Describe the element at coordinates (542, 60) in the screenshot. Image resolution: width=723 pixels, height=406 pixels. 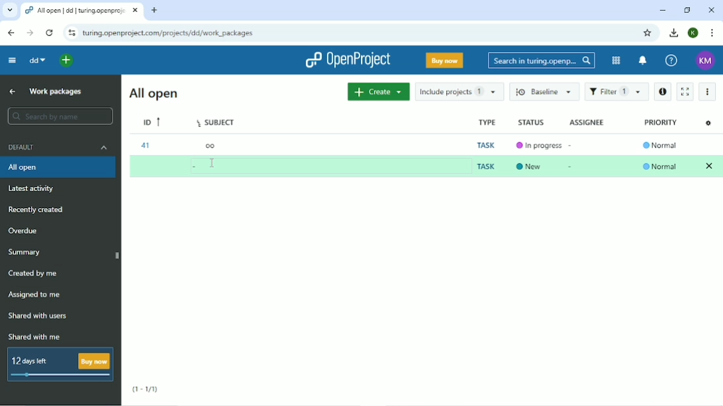
I see `Search` at that location.